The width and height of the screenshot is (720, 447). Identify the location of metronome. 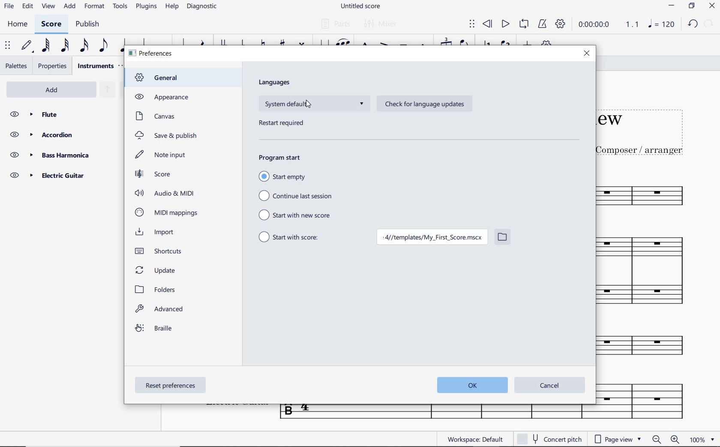
(542, 24).